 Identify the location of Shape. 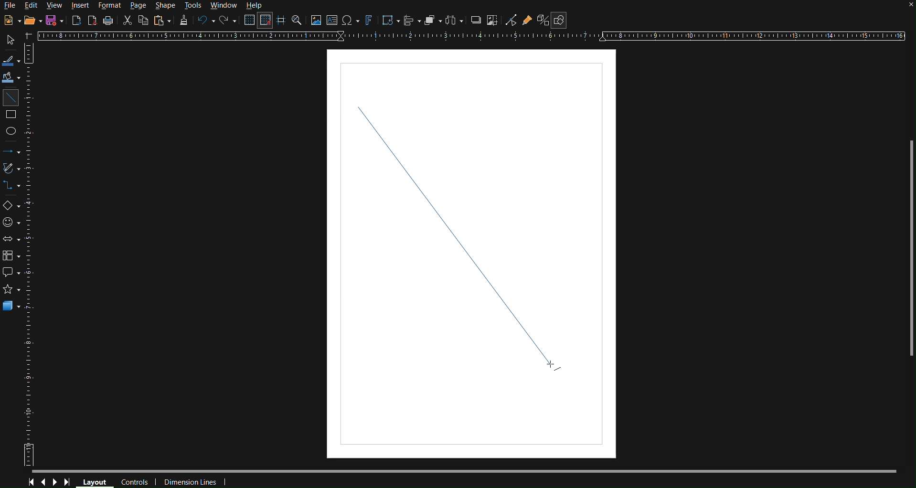
(166, 6).